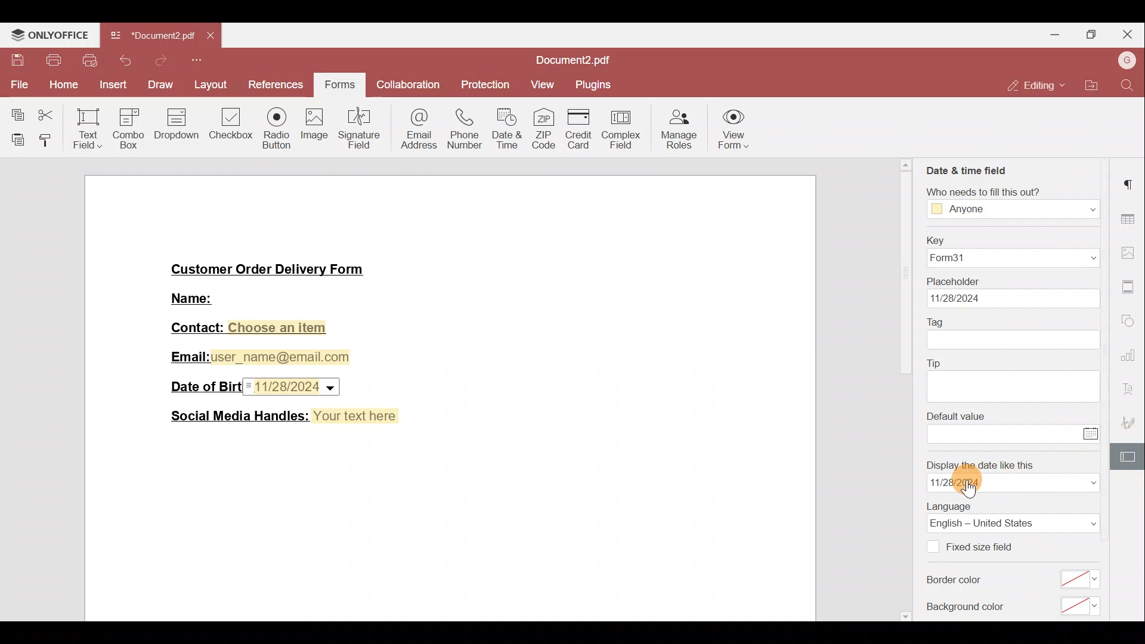  I want to click on Document2.pdf, so click(566, 60).